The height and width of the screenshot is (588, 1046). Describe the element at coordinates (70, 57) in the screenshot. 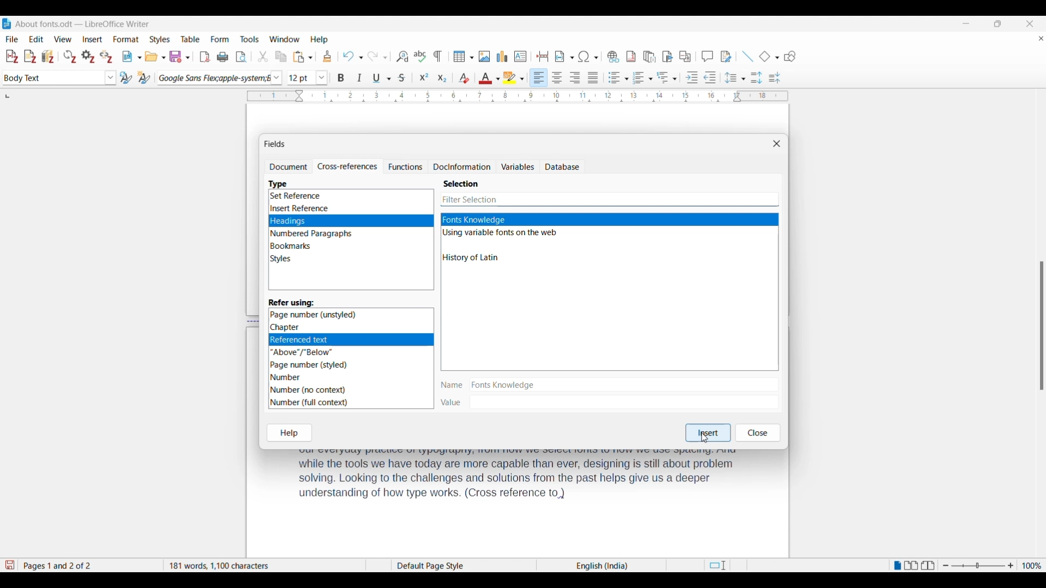

I see `Refresh` at that location.